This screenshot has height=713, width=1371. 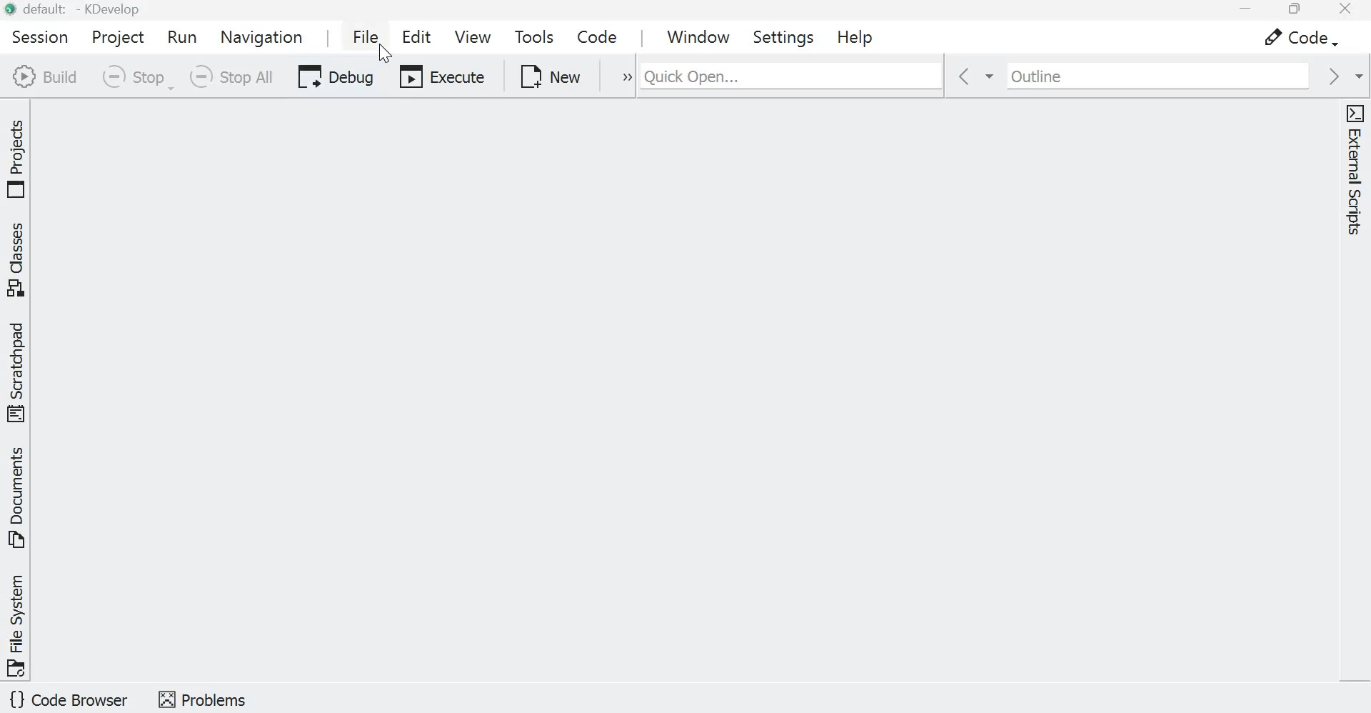 What do you see at coordinates (19, 371) in the screenshot?
I see `Toggle 'Scratchpad' tool view` at bounding box center [19, 371].